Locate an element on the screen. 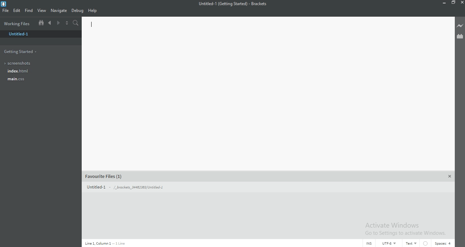 This screenshot has height=247, width=465. Brackets is located at coordinates (260, 4).